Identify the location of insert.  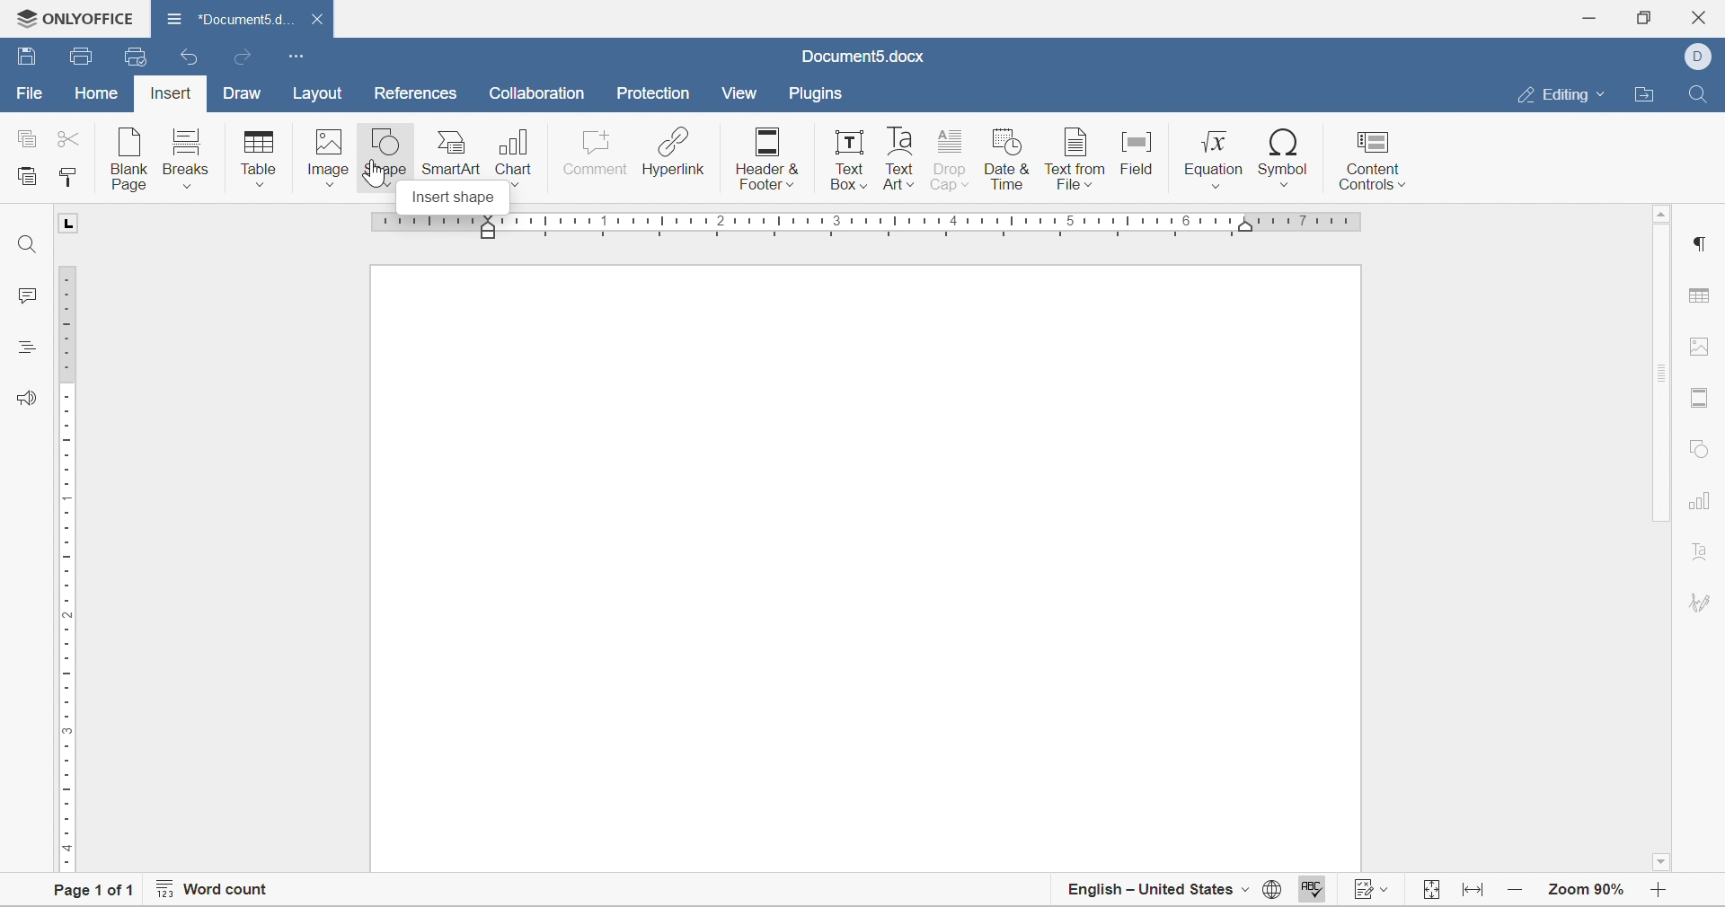
(174, 92).